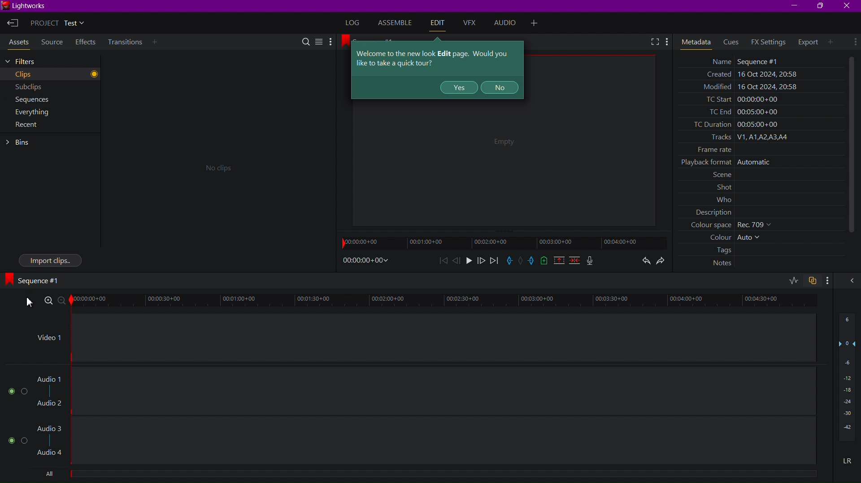 The image size is (861, 483). Describe the element at coordinates (847, 381) in the screenshot. I see `Sound Level` at that location.